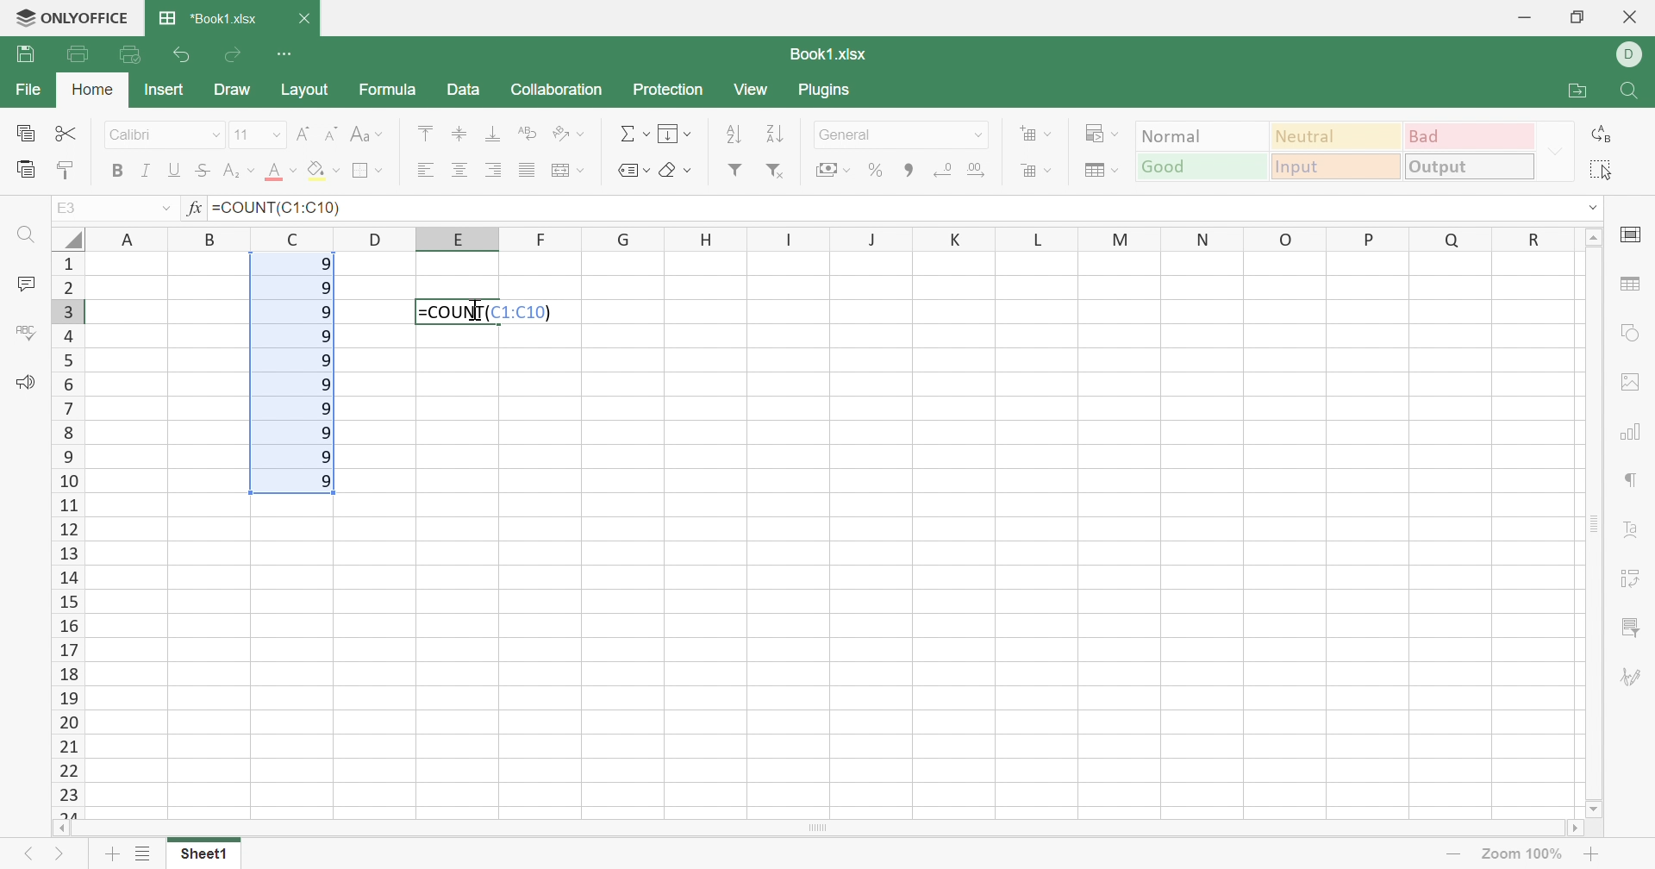  I want to click on Summation, so click(634, 134).